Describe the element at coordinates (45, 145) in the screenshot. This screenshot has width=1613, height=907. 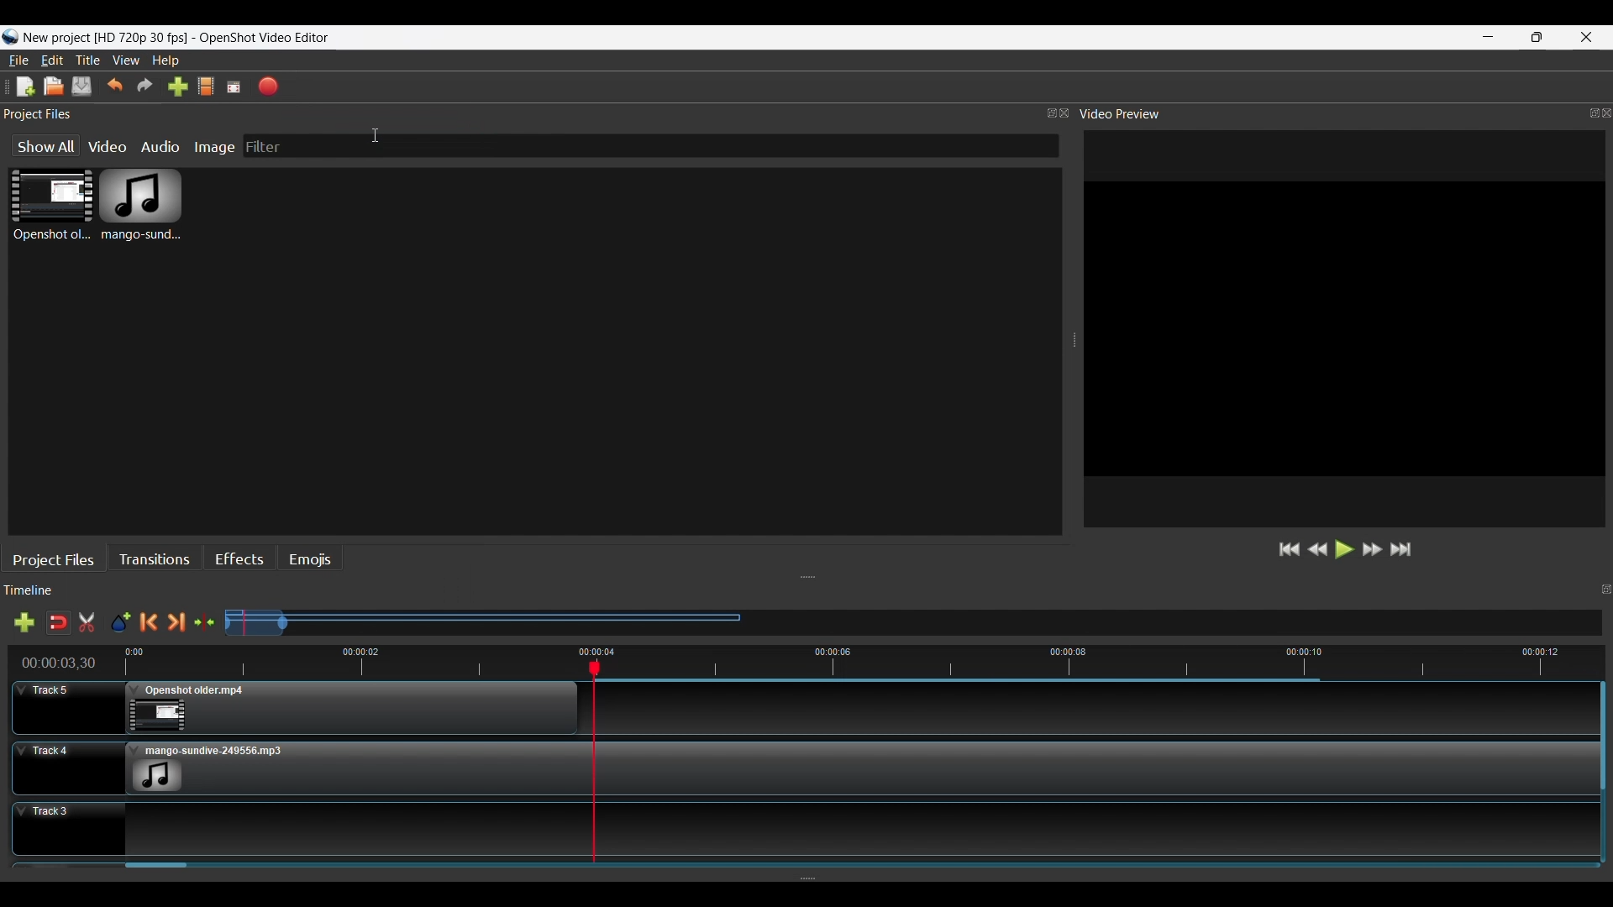
I see `show All` at that location.